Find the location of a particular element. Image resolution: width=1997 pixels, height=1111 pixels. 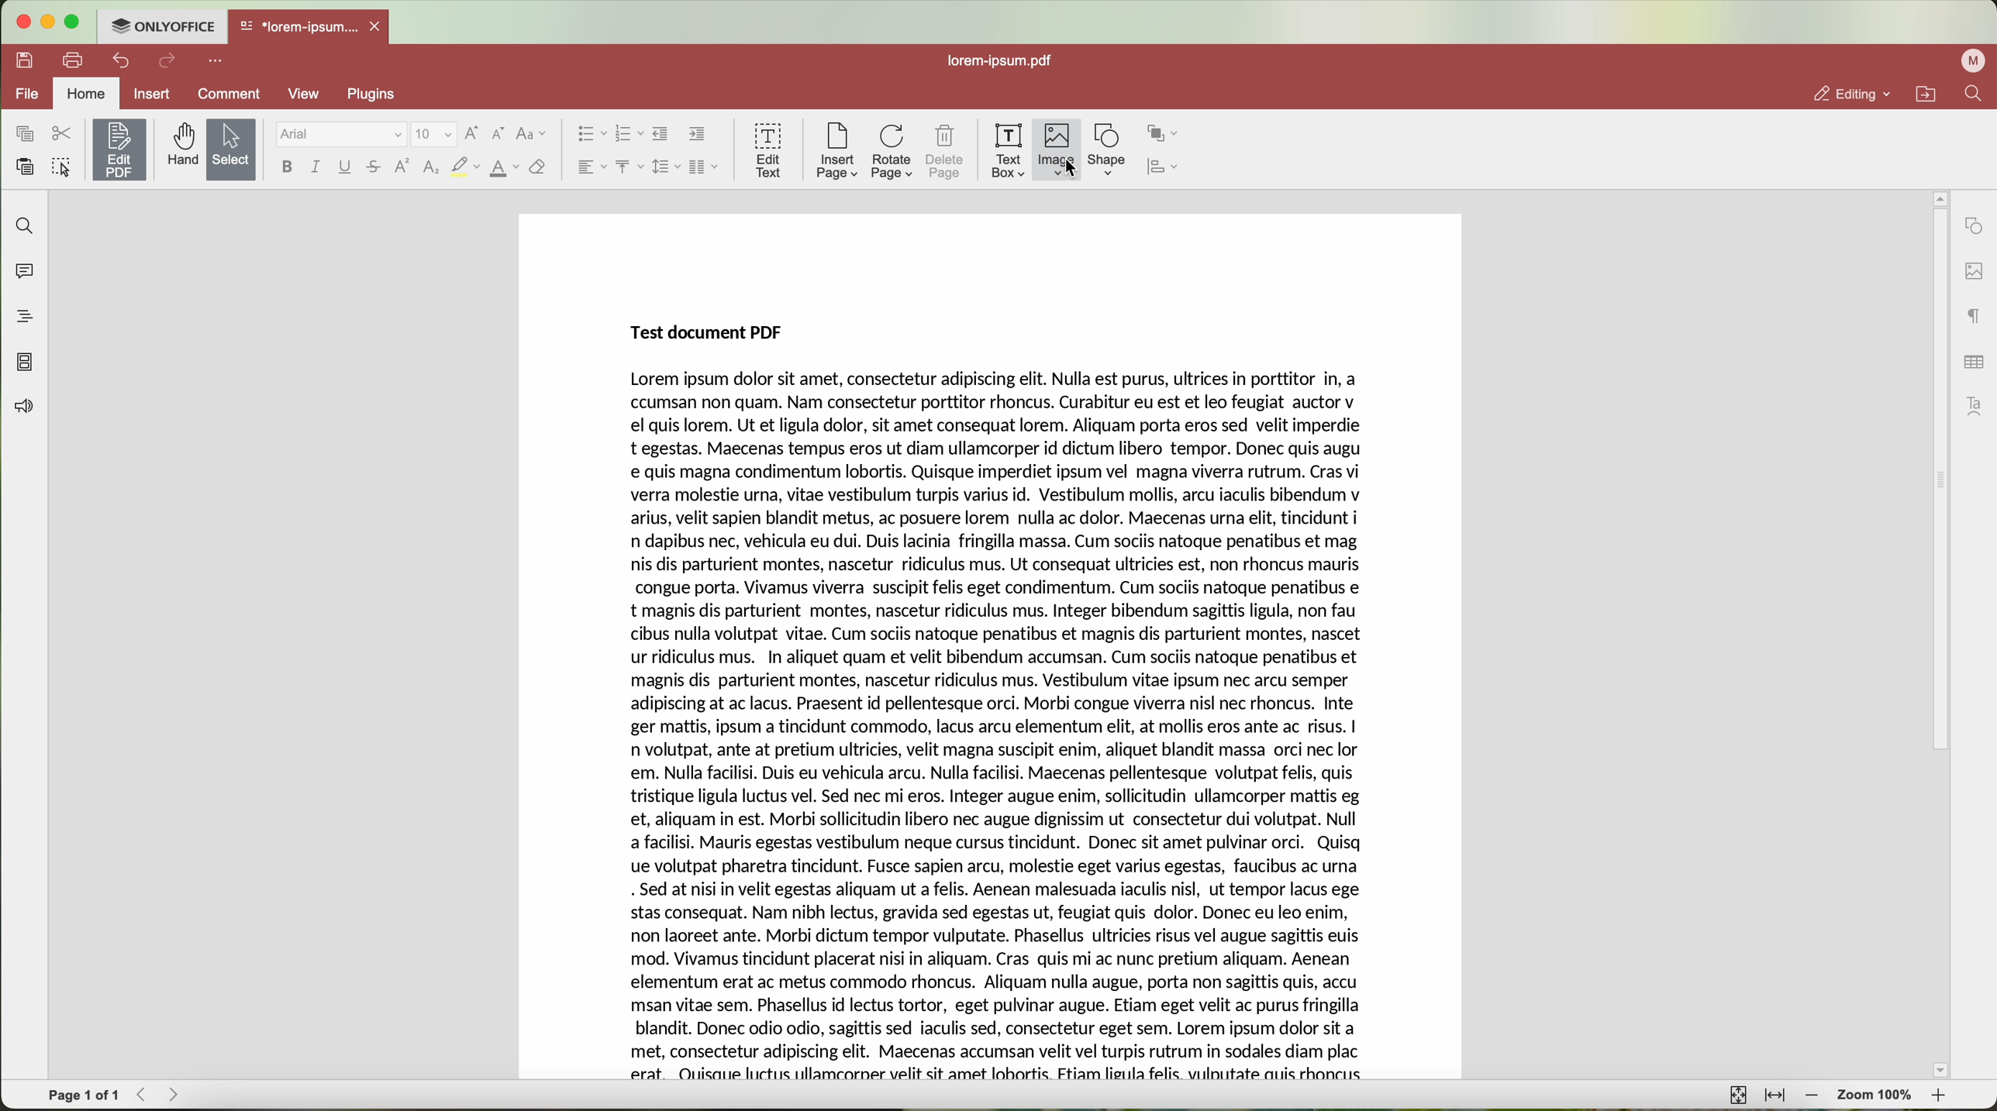

comment is located at coordinates (232, 96).